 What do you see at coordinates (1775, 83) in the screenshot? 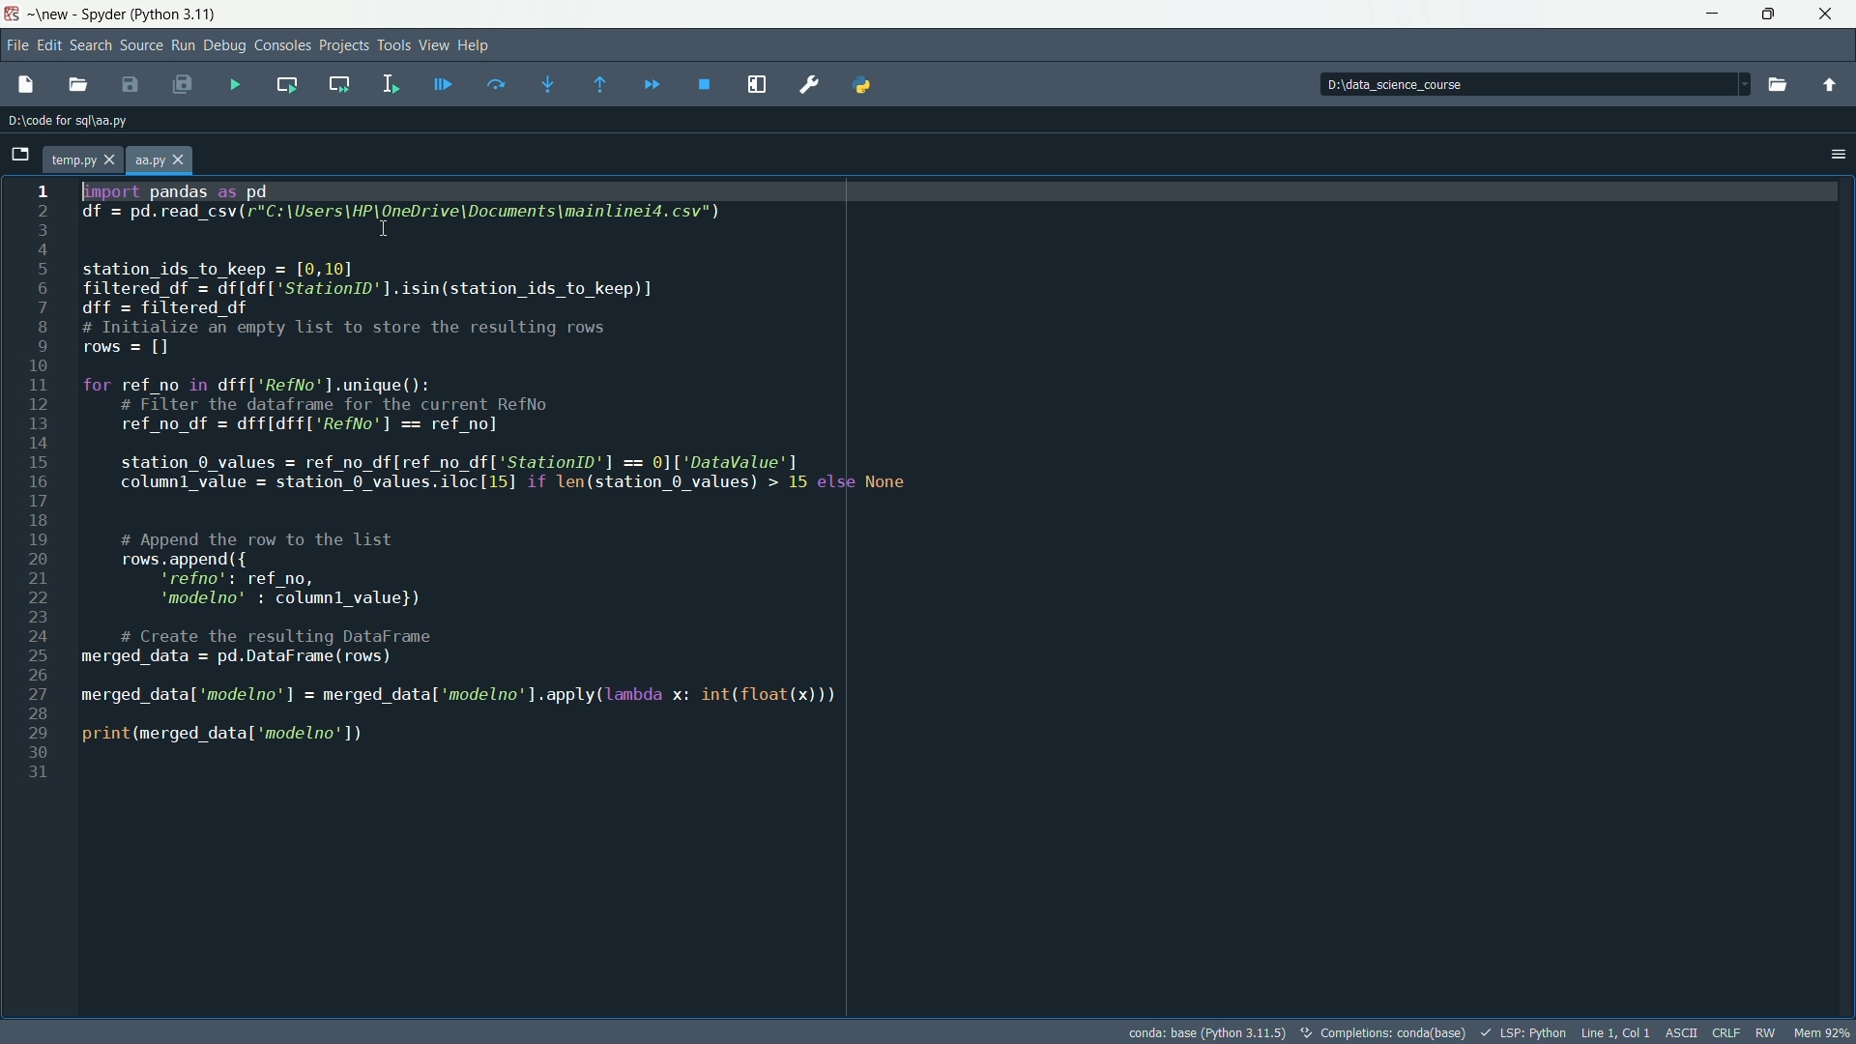
I see `browse a working directory` at bounding box center [1775, 83].